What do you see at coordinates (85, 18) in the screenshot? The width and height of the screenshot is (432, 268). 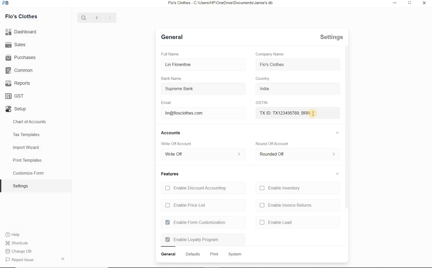 I see `search` at bounding box center [85, 18].